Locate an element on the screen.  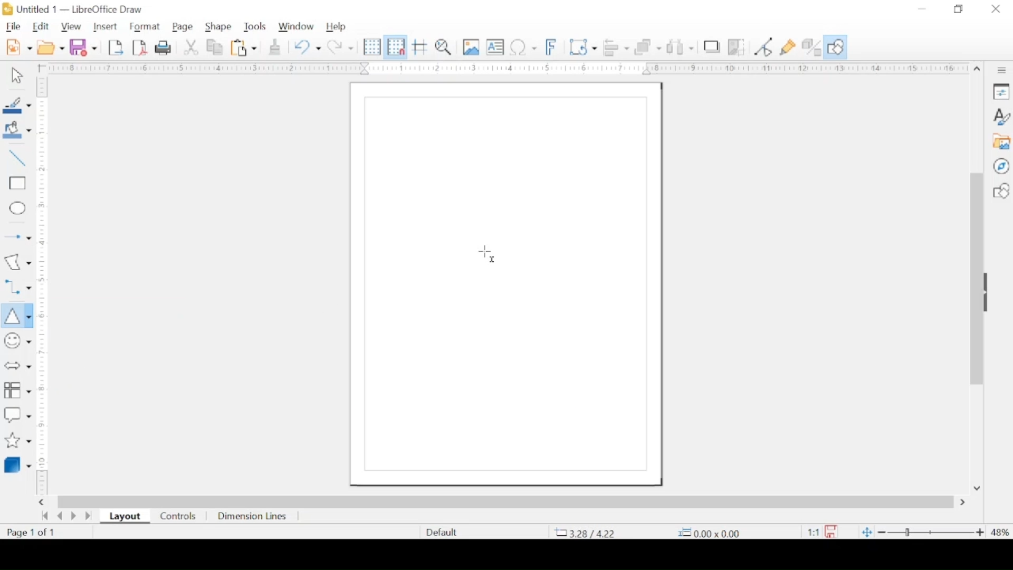
toggle point edit mode is located at coordinates (763, 47).